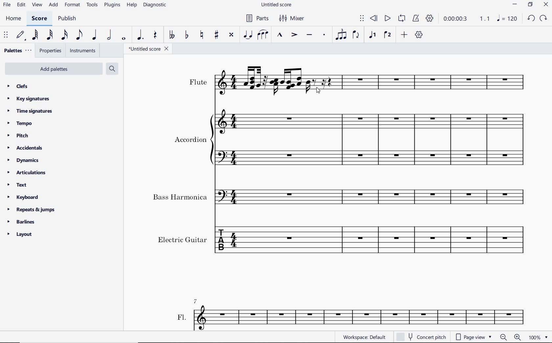  I want to click on flip direction, so click(356, 35).